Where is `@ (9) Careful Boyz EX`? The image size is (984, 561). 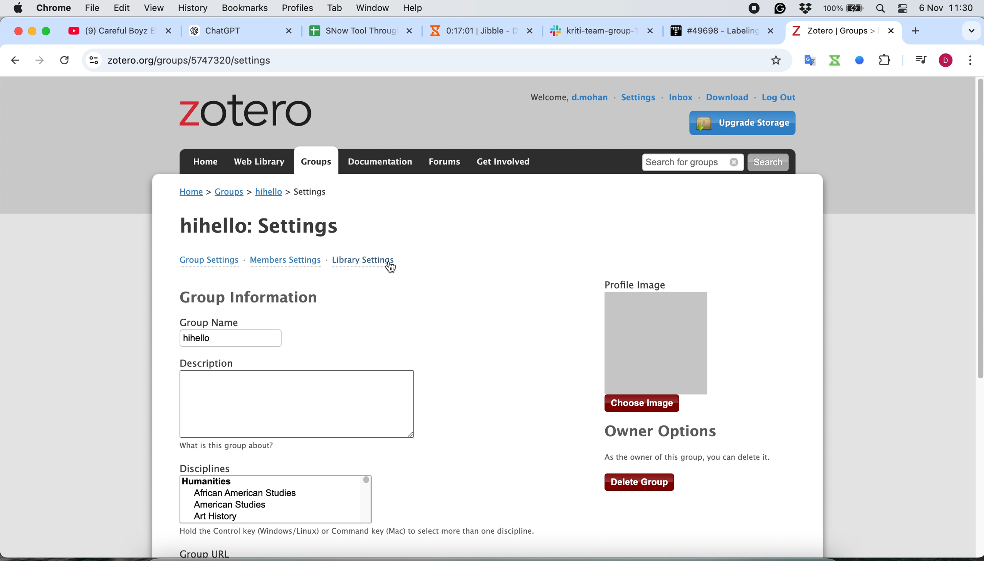
@ (9) Careful Boyz EX is located at coordinates (124, 31).